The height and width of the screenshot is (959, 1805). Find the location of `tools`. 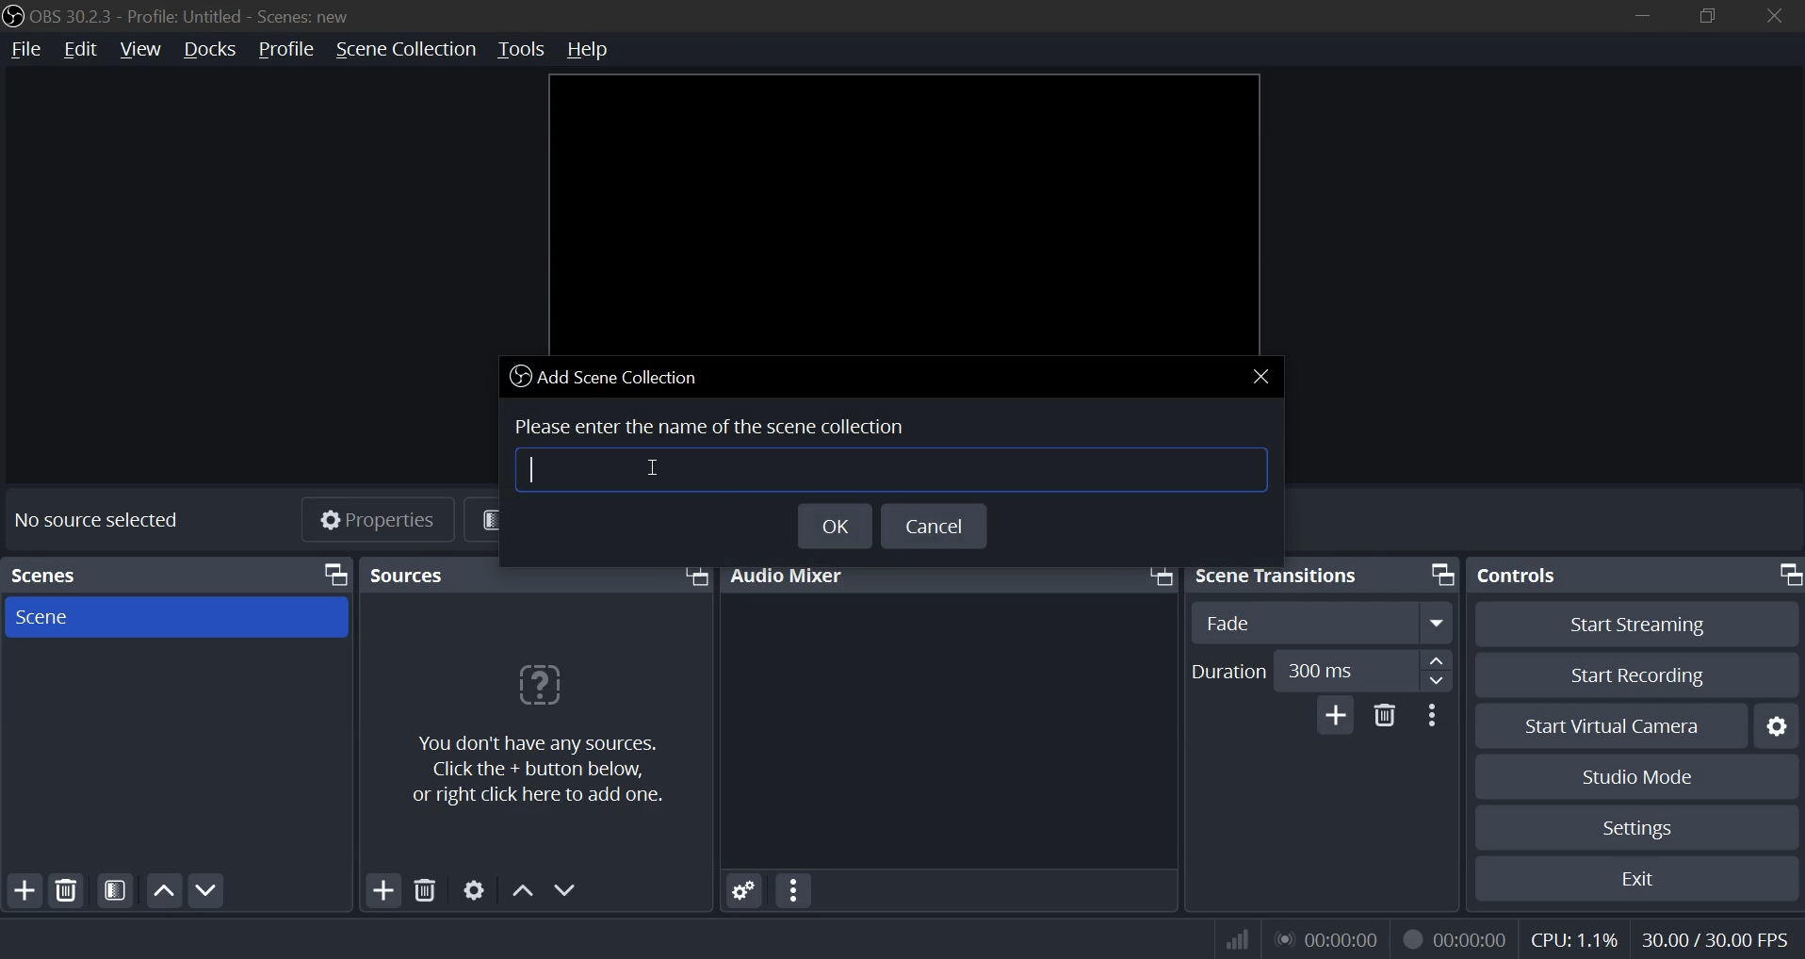

tools is located at coordinates (521, 50).